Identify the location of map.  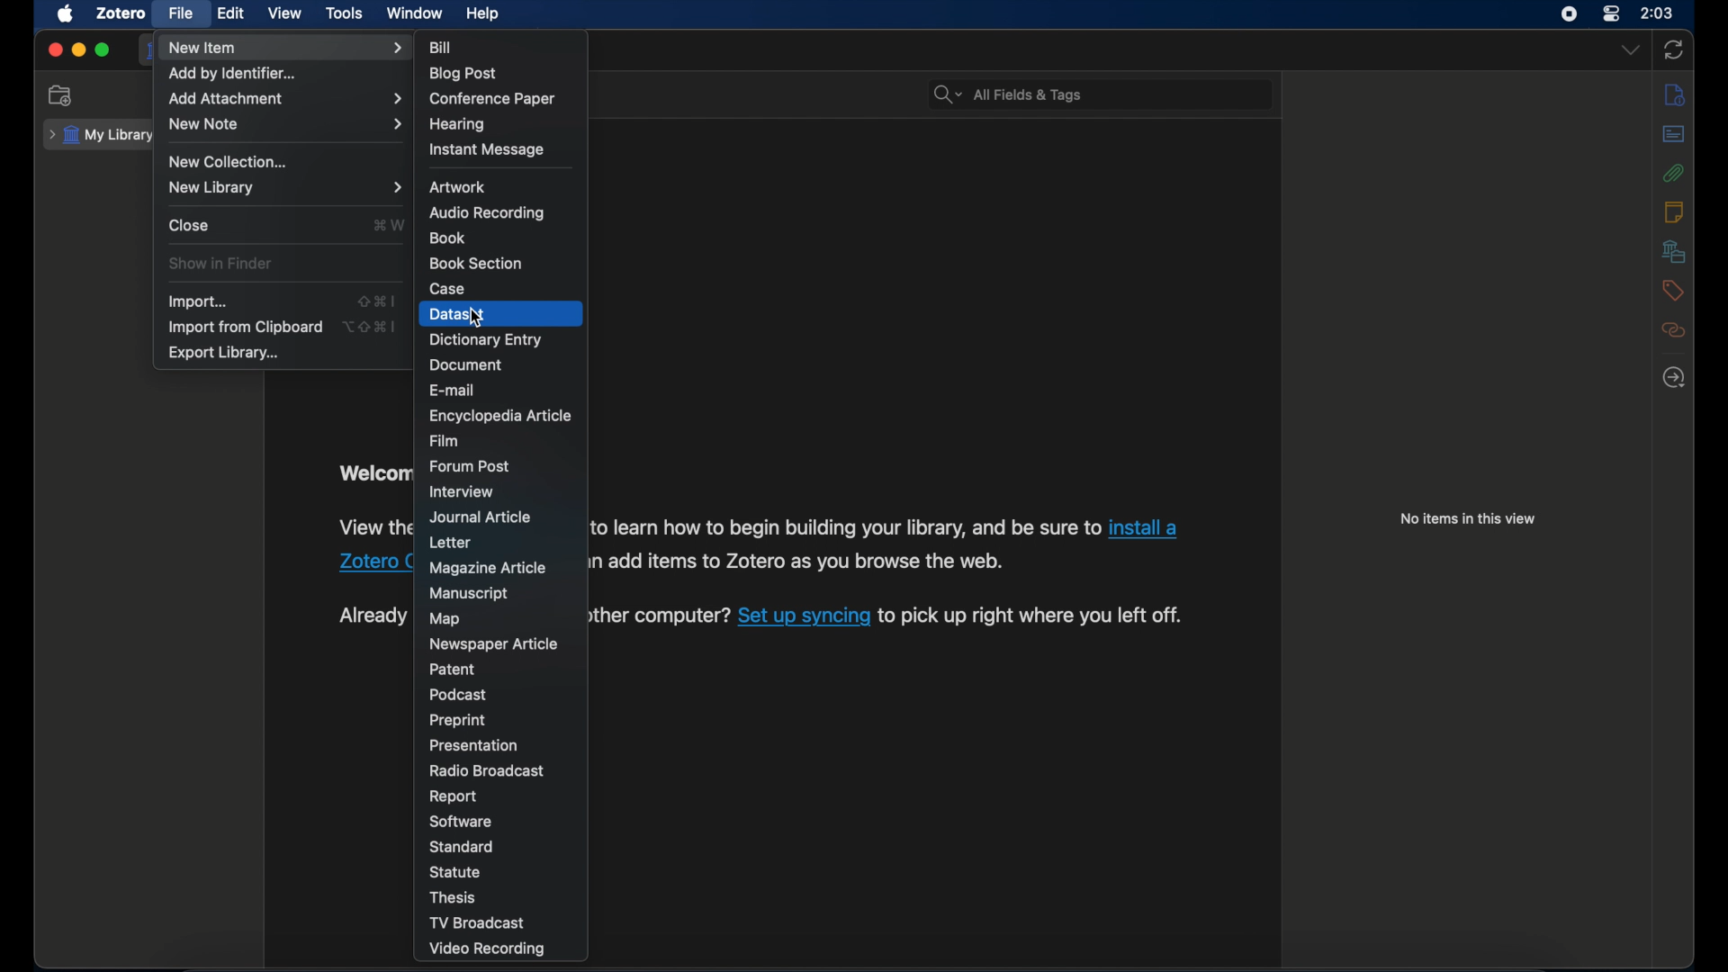
(445, 619).